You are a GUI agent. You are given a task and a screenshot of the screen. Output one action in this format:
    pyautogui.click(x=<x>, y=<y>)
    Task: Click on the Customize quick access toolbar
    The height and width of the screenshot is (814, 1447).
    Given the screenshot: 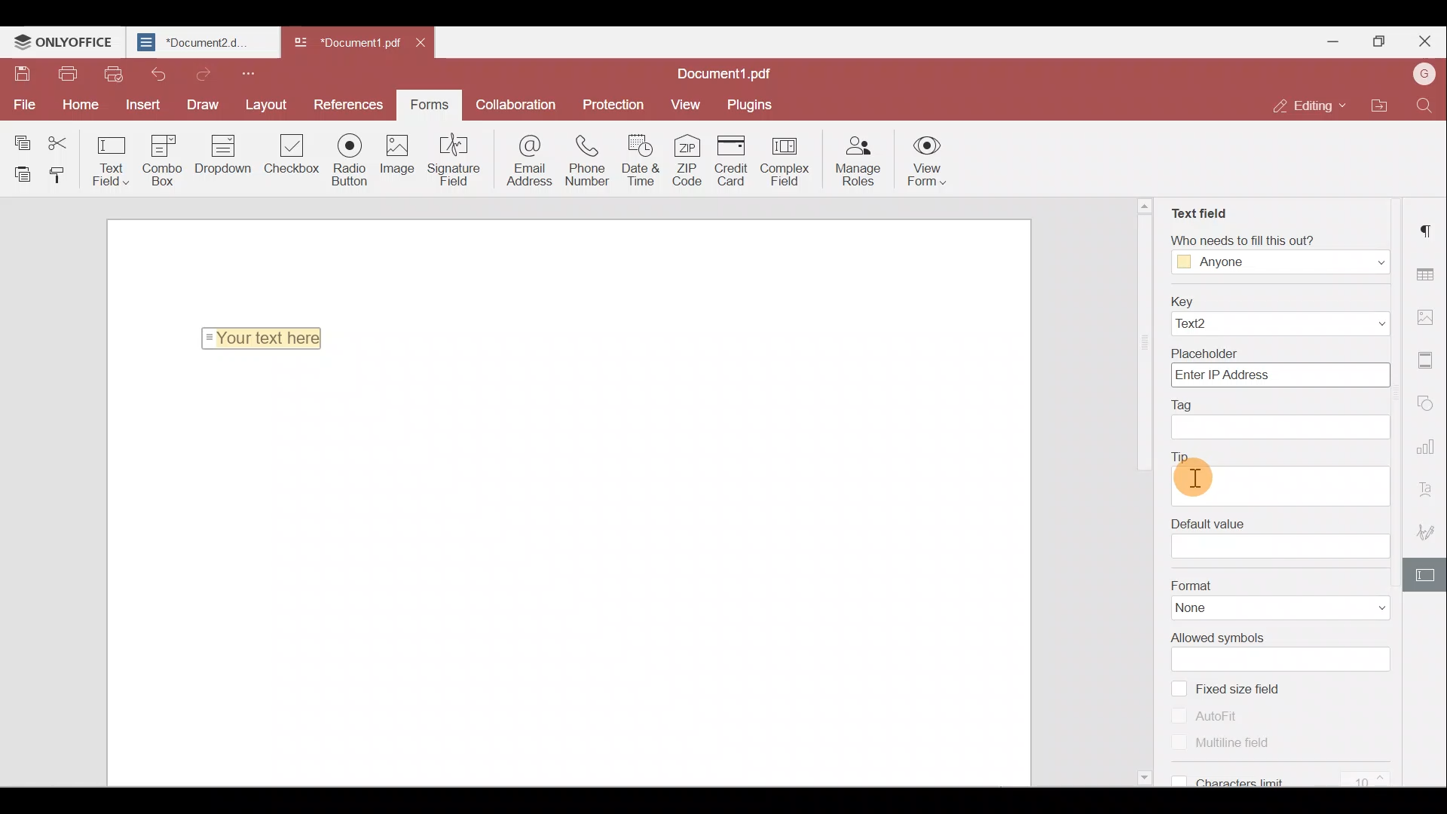 What is the action you would take?
    pyautogui.click(x=253, y=72)
    